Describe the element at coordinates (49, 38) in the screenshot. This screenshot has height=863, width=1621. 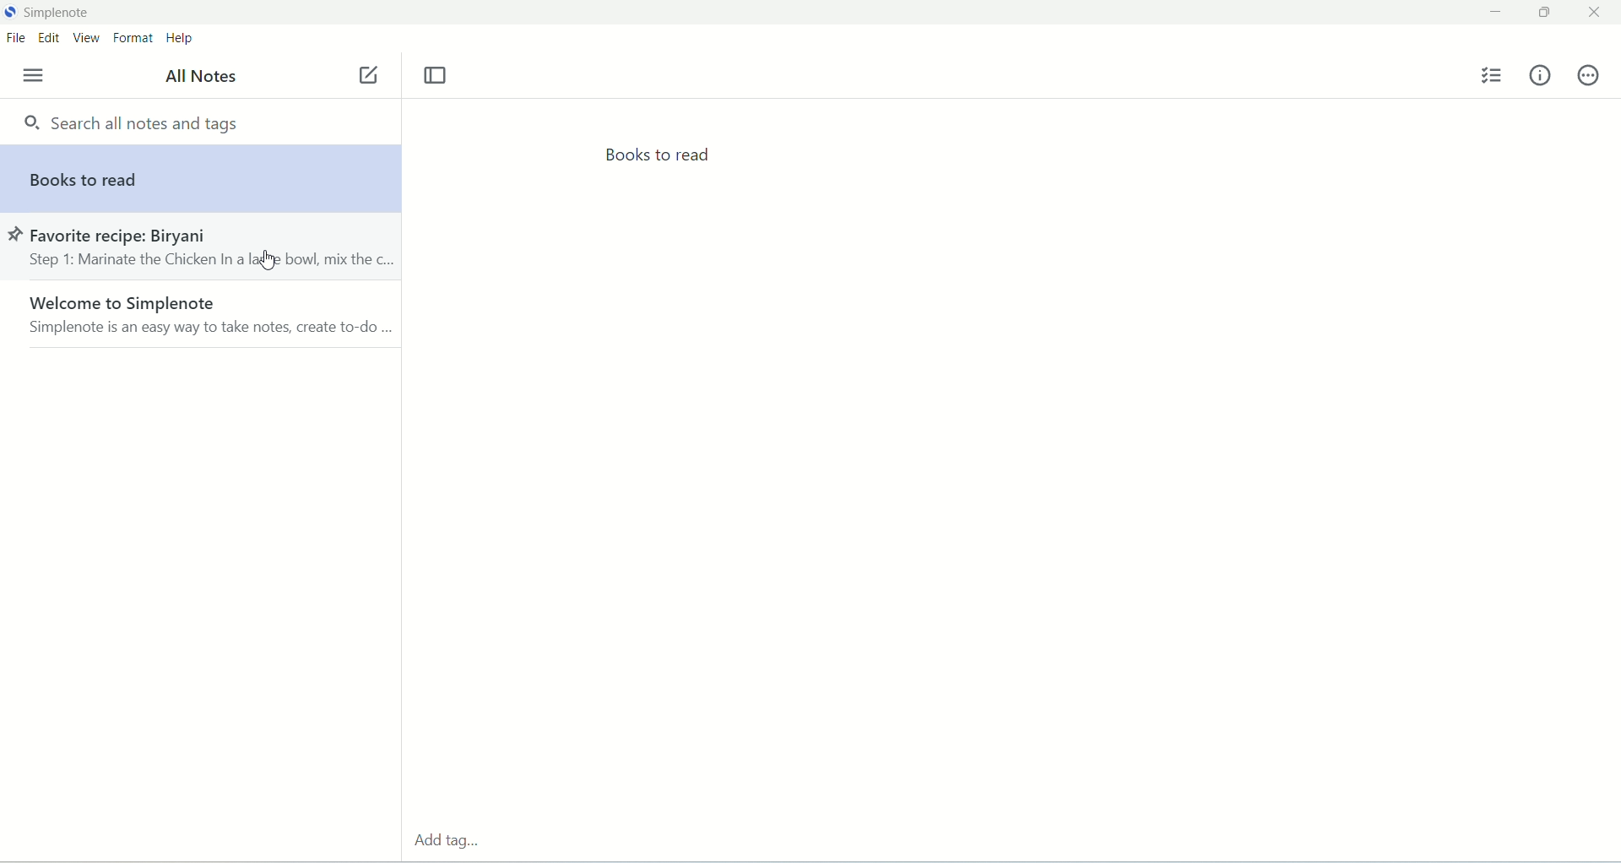
I see `edit` at that location.